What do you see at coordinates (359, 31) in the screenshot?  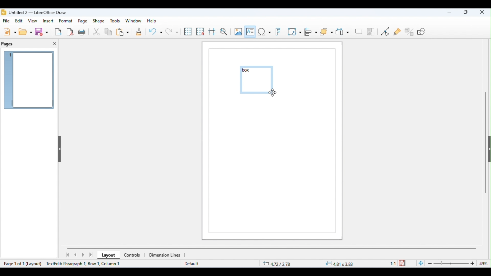 I see `shadow` at bounding box center [359, 31].